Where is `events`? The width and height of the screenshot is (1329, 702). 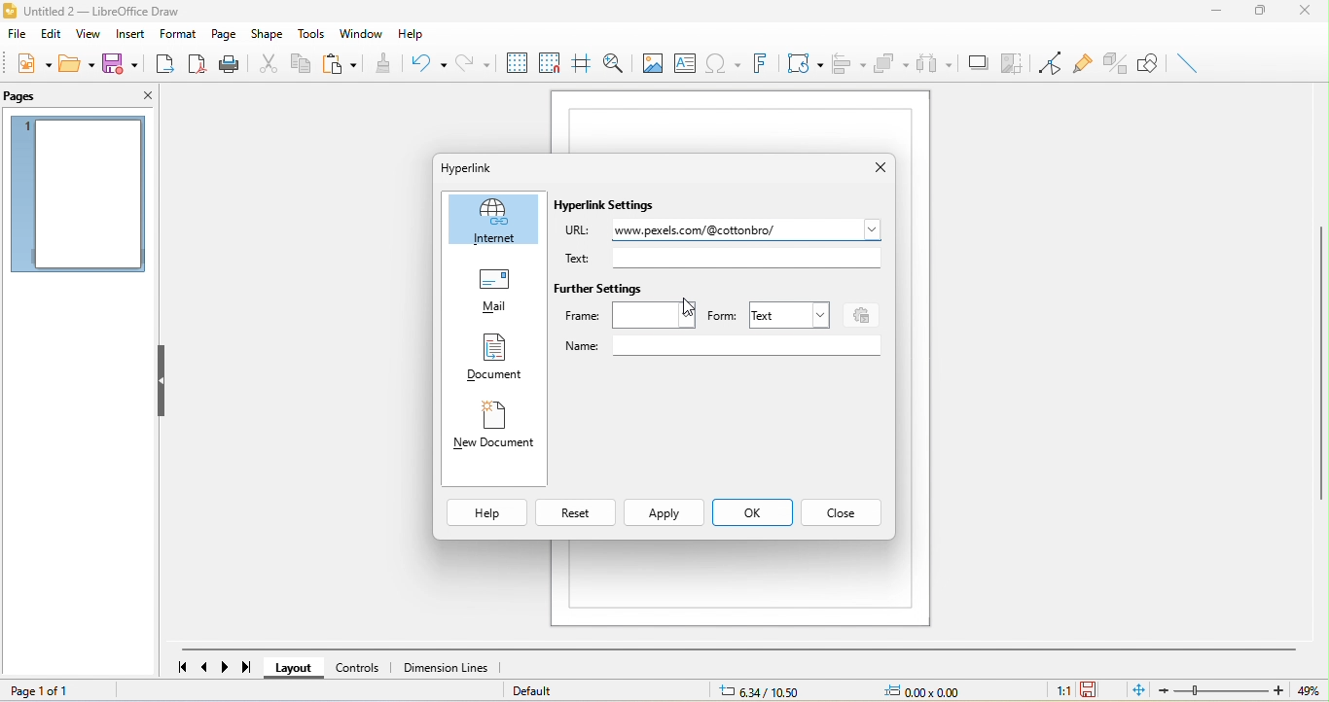
events is located at coordinates (863, 315).